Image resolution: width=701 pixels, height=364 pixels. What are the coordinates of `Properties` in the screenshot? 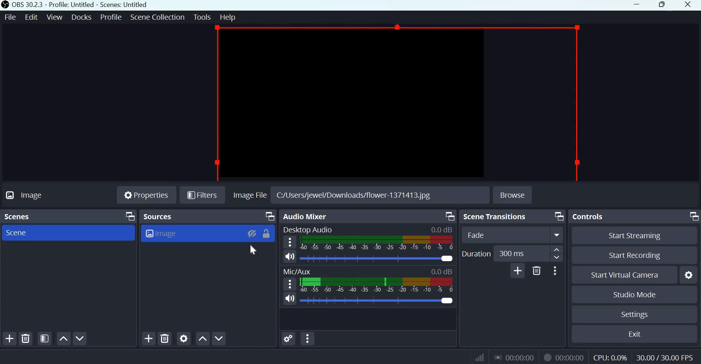 It's located at (146, 195).